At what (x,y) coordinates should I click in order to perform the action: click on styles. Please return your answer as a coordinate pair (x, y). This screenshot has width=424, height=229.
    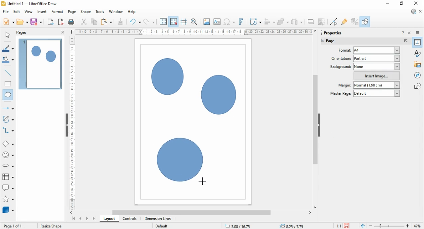
    Looking at the image, I should click on (418, 53).